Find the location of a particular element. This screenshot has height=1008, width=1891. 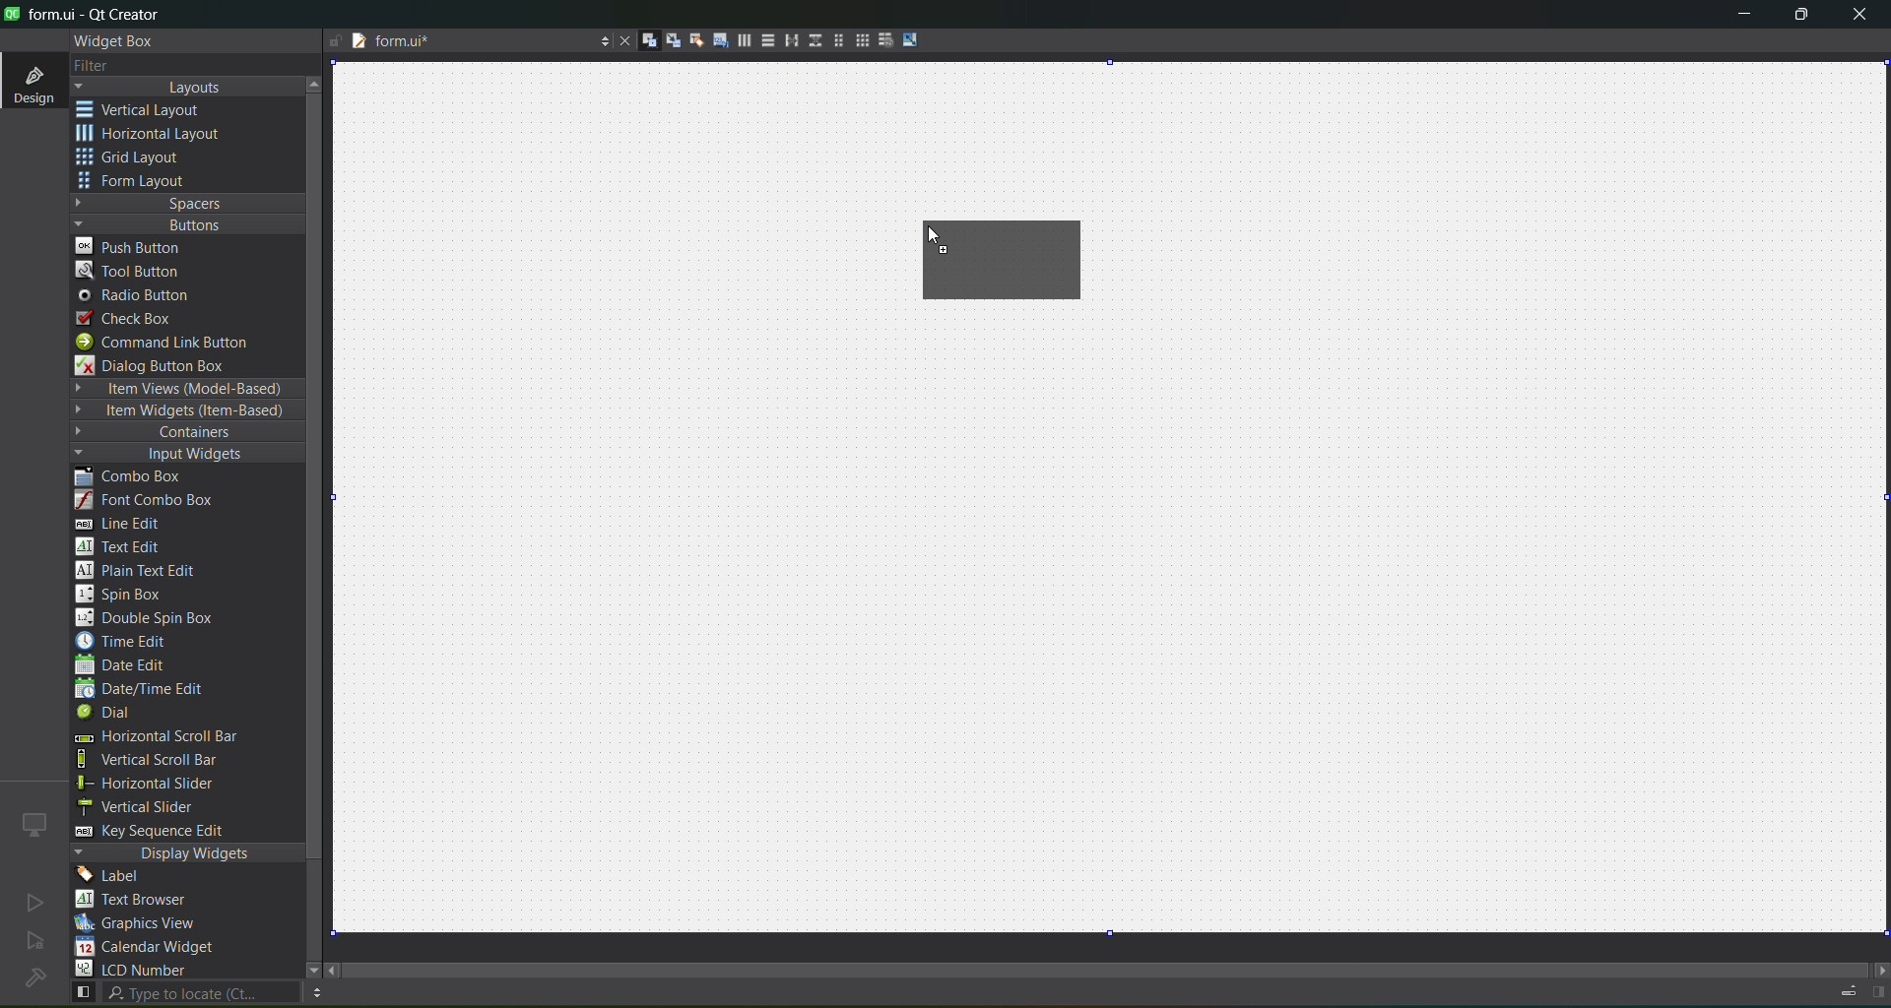

move down is located at coordinates (303, 968).